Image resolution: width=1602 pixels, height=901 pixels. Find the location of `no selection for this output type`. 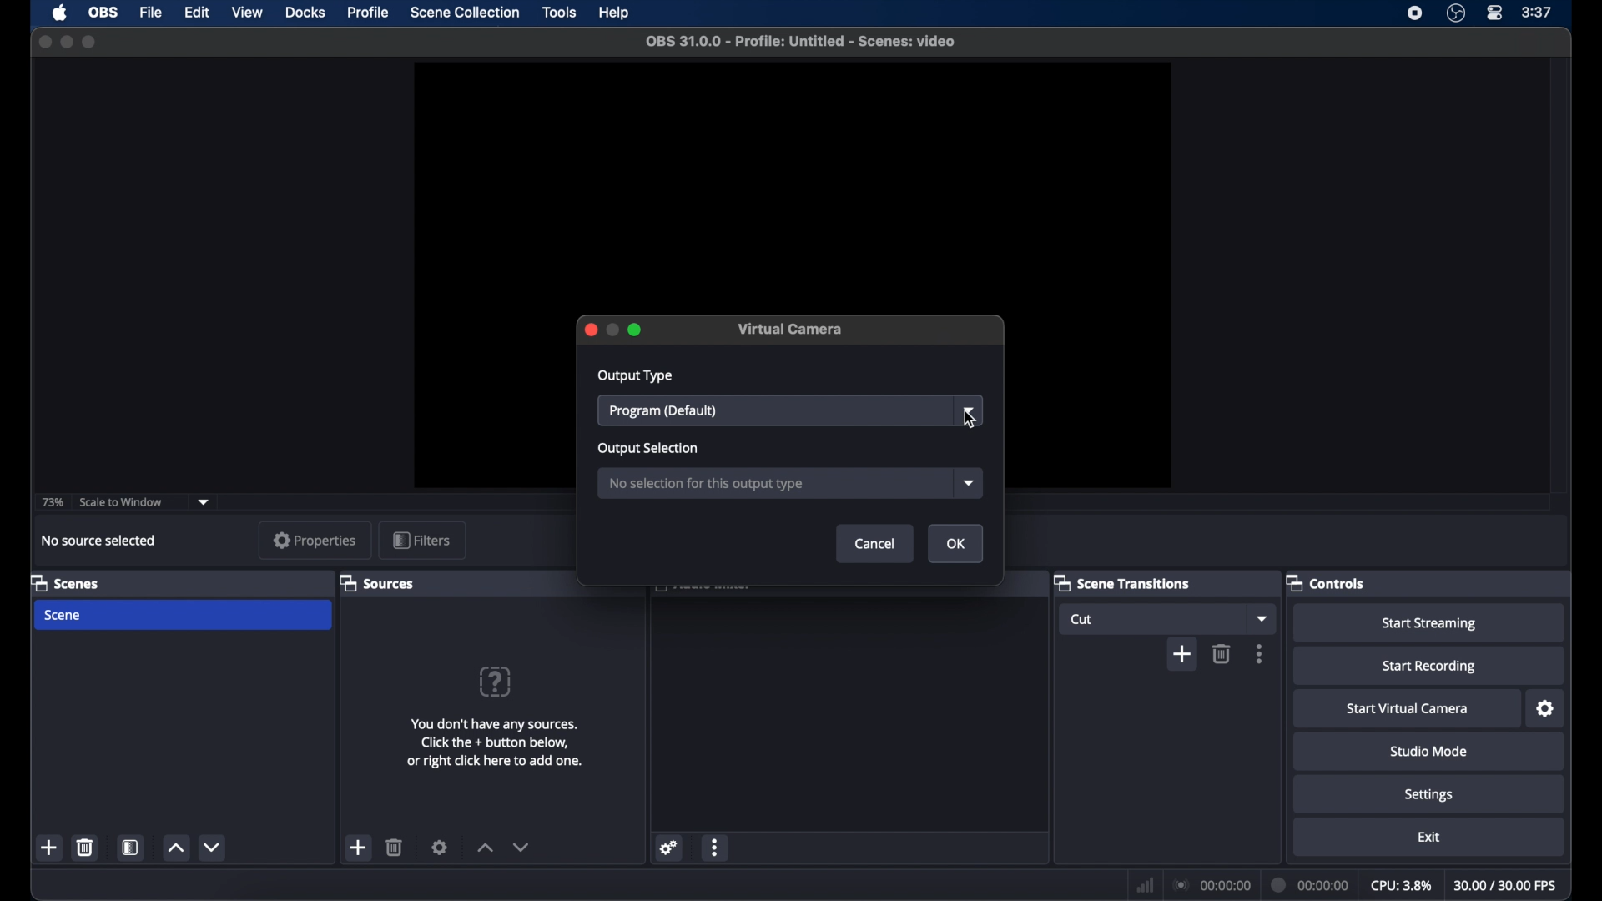

no selection for this output type is located at coordinates (709, 485).